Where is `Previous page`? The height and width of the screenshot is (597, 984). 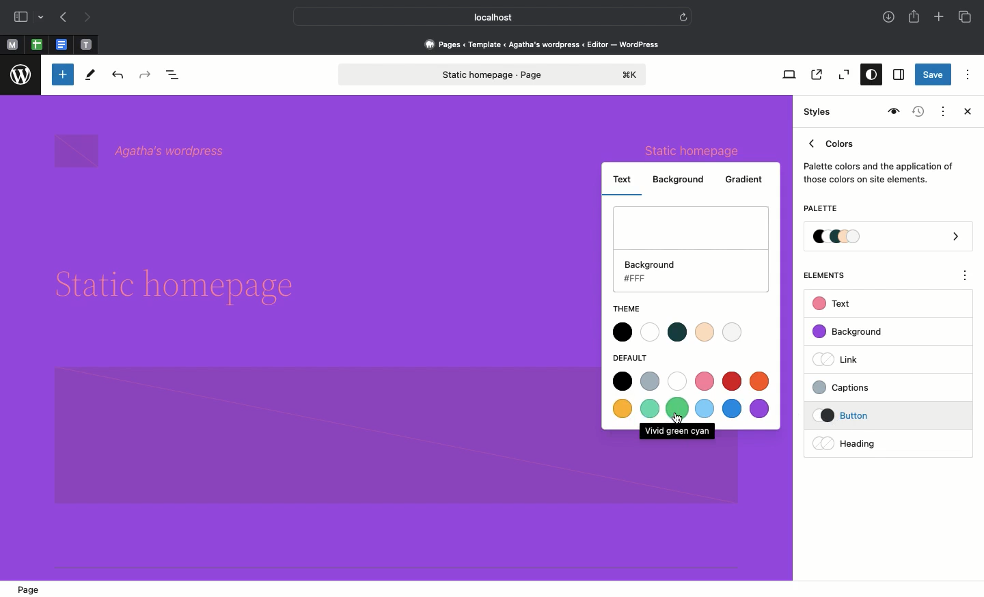 Previous page is located at coordinates (62, 18).